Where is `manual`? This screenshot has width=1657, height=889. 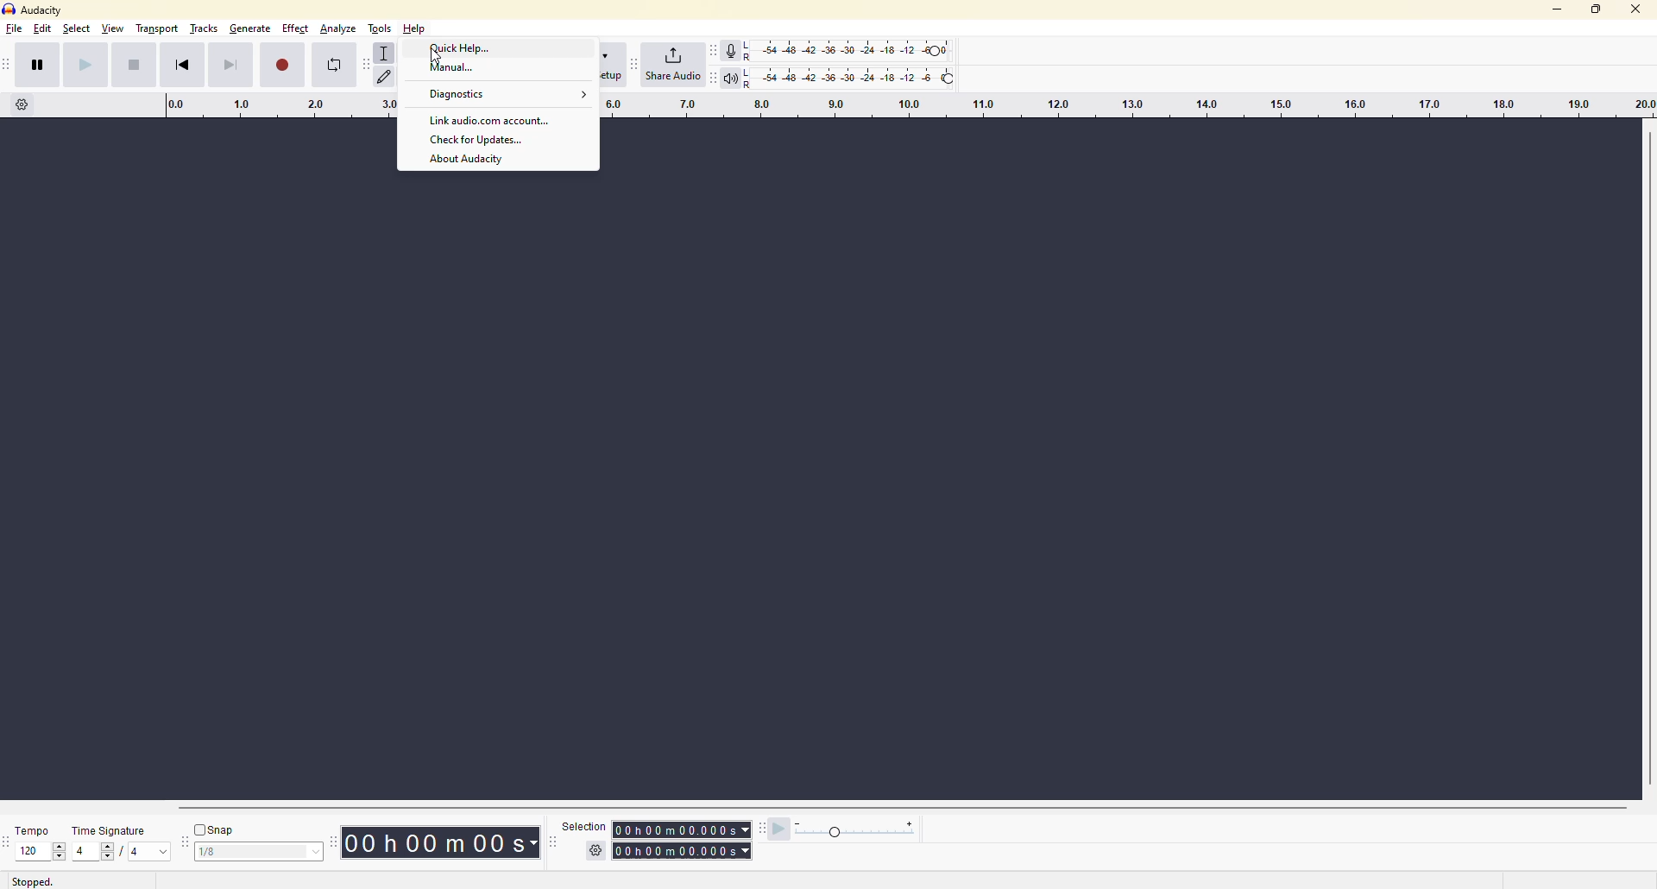
manual is located at coordinates (457, 70).